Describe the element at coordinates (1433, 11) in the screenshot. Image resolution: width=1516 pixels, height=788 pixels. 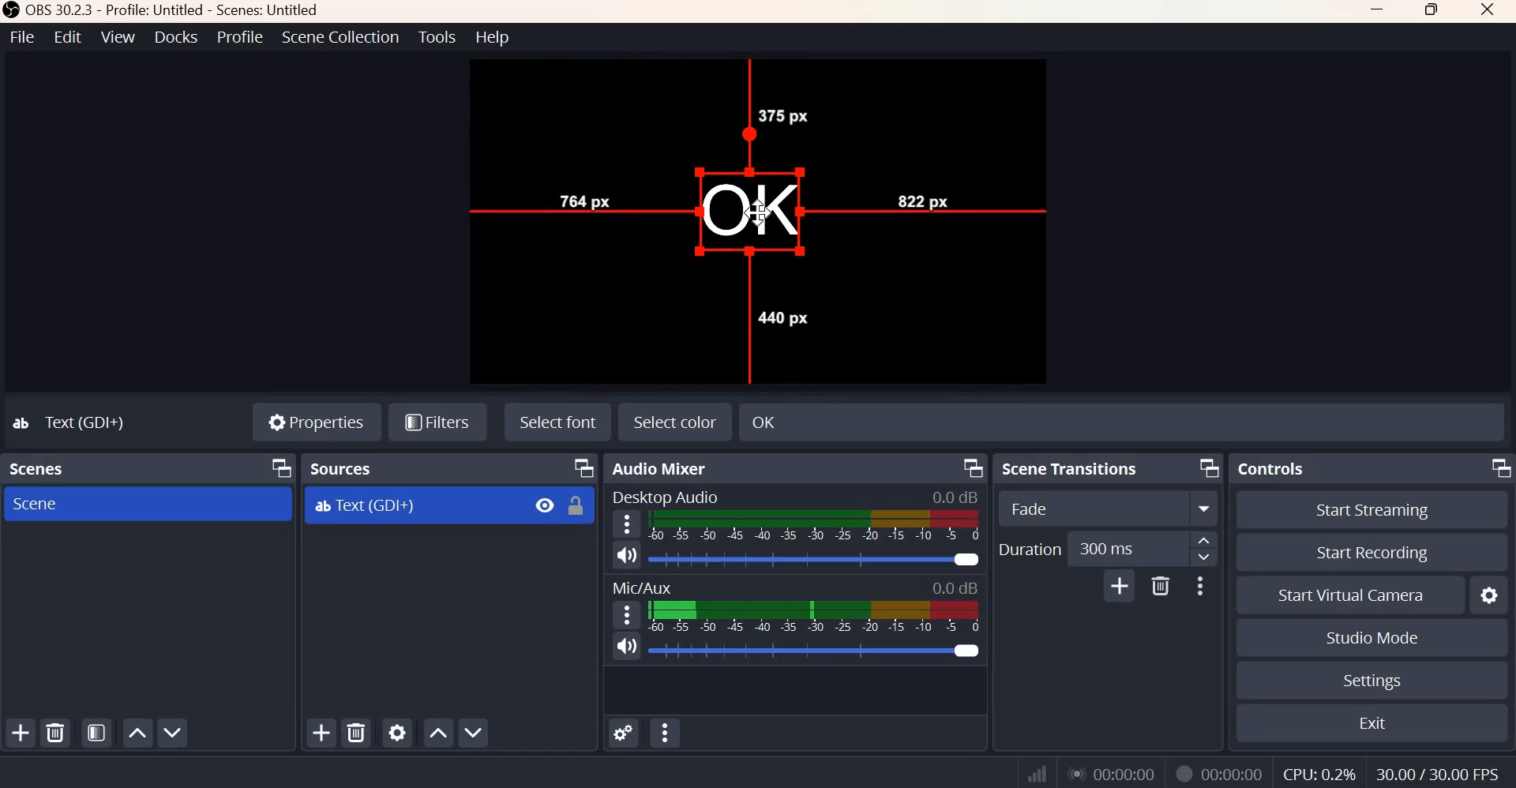
I see `Maximize` at that location.